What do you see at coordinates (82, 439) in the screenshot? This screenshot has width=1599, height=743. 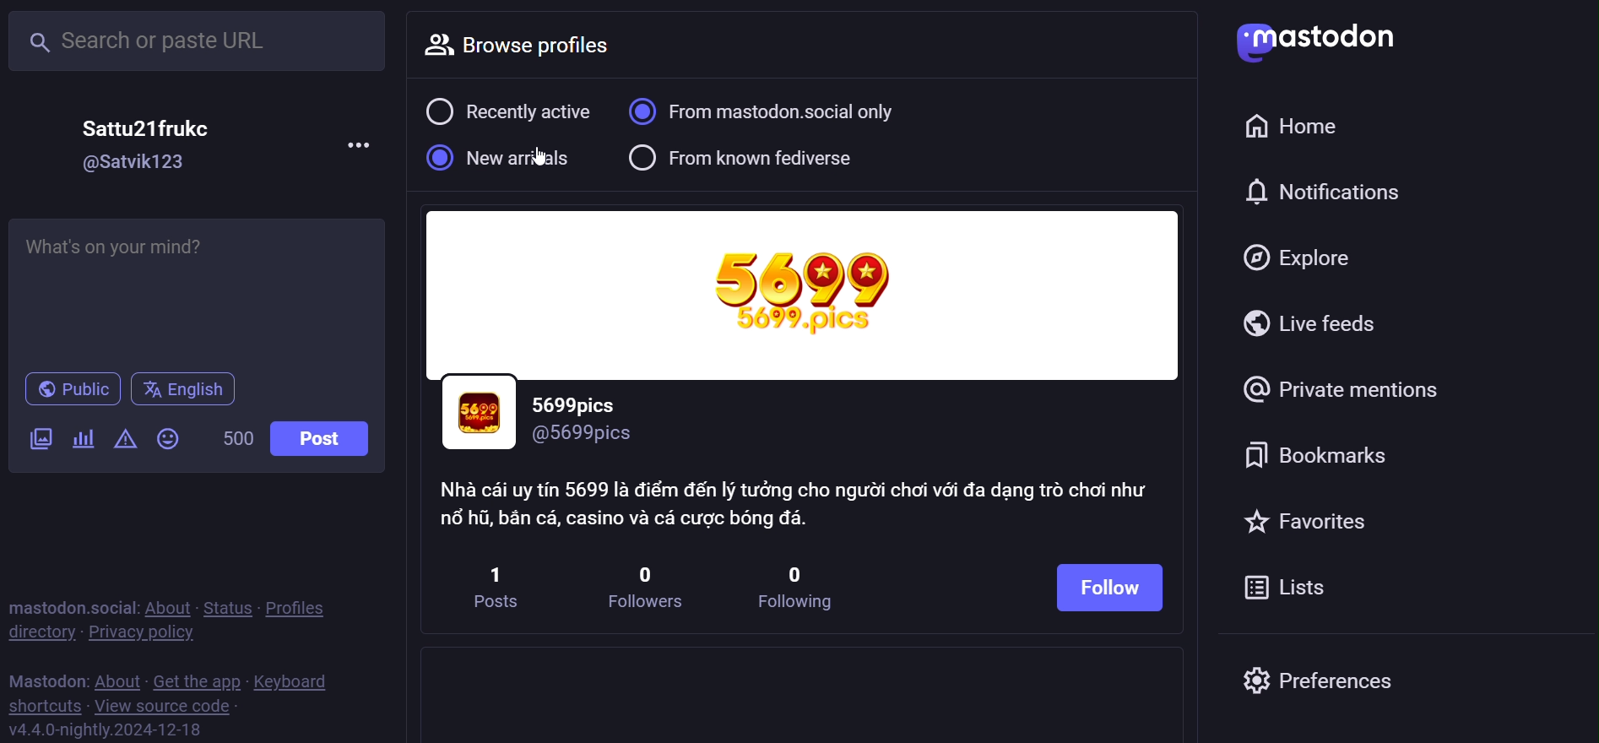 I see `poll` at bounding box center [82, 439].